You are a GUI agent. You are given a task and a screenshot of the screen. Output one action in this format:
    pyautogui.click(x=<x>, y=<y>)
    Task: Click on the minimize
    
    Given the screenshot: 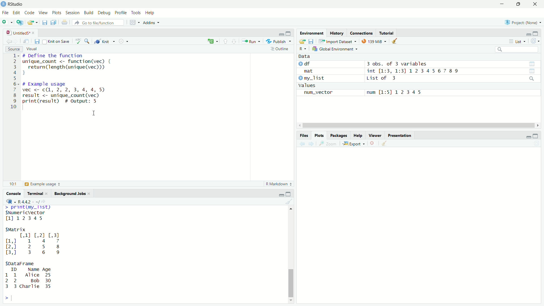 What is the action you would take?
    pyautogui.click(x=528, y=137)
    